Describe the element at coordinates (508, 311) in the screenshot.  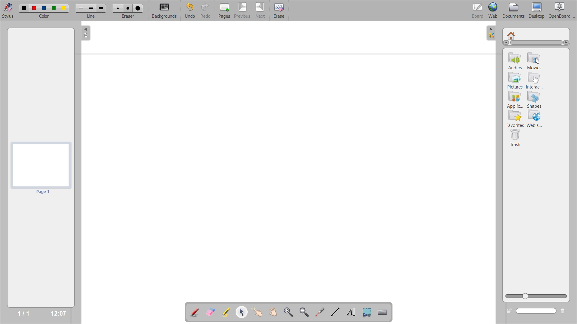
I see `create new folder` at that location.